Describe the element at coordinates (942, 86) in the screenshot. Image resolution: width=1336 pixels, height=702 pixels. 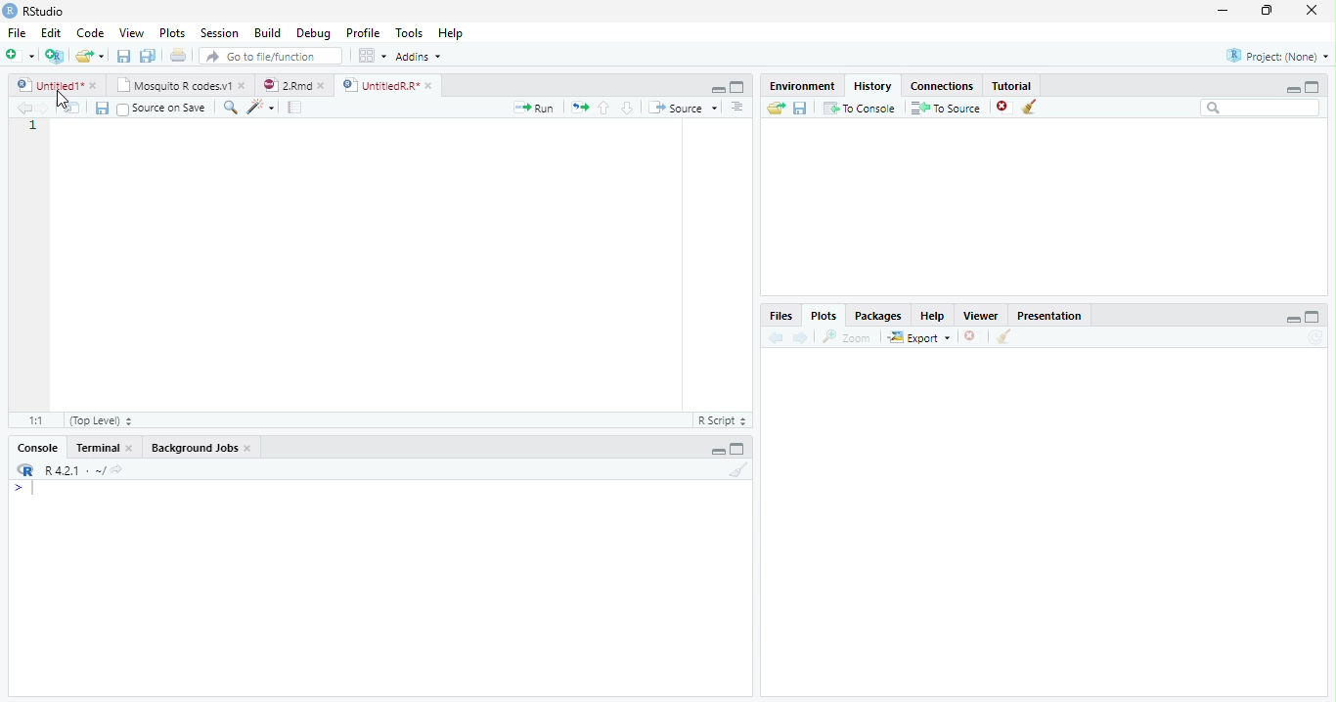
I see `Connections` at that location.